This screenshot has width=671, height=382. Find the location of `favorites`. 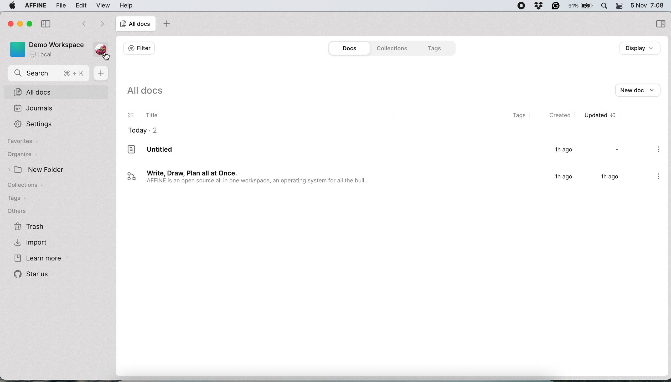

favorites is located at coordinates (22, 142).